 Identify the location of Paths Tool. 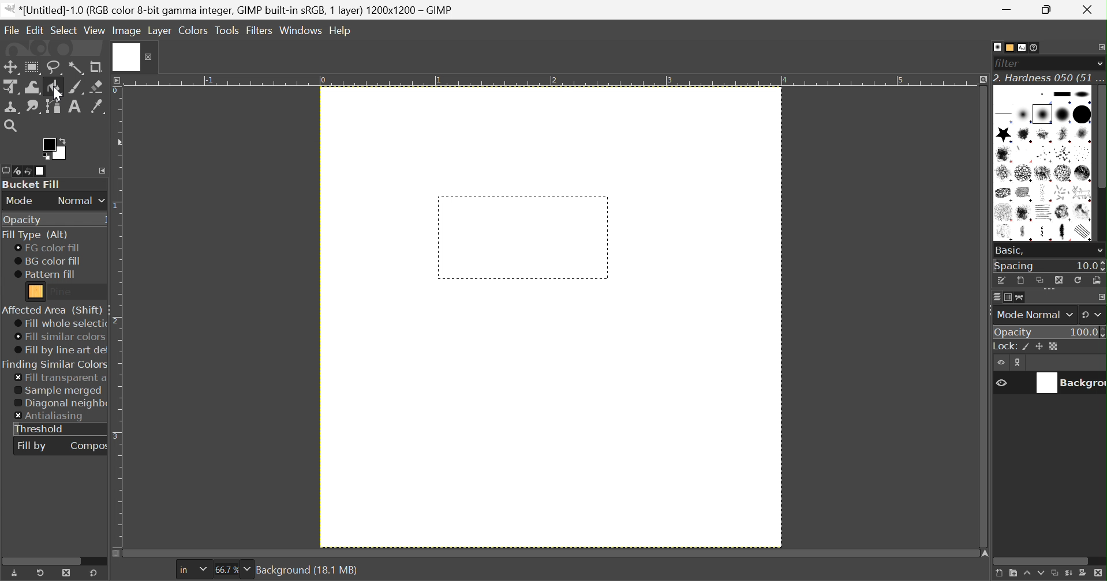
(52, 107).